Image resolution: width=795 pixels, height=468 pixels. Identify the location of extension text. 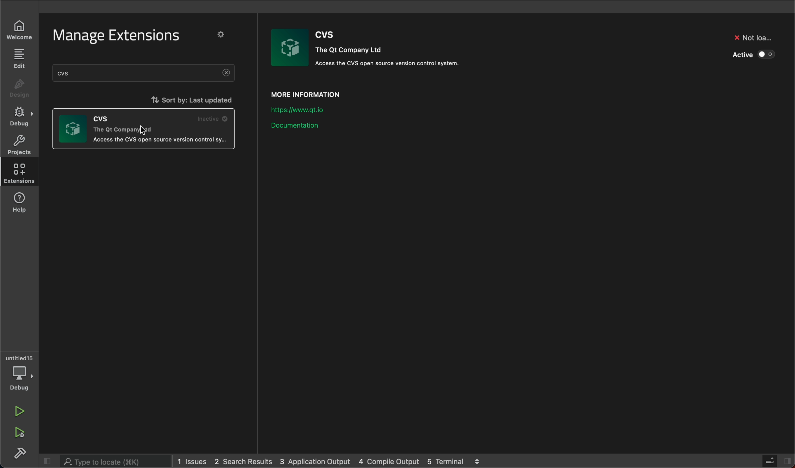
(159, 140).